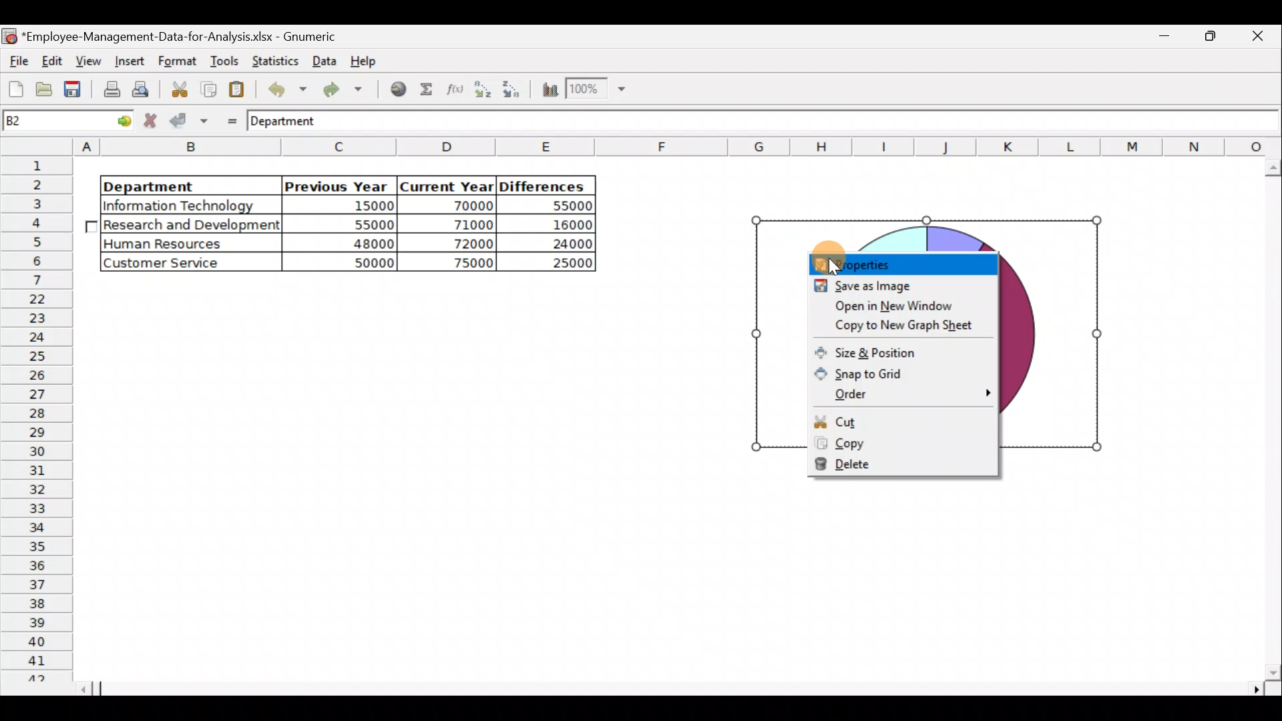 The width and height of the screenshot is (1282, 721). What do you see at coordinates (116, 122) in the screenshot?
I see `go to` at bounding box center [116, 122].